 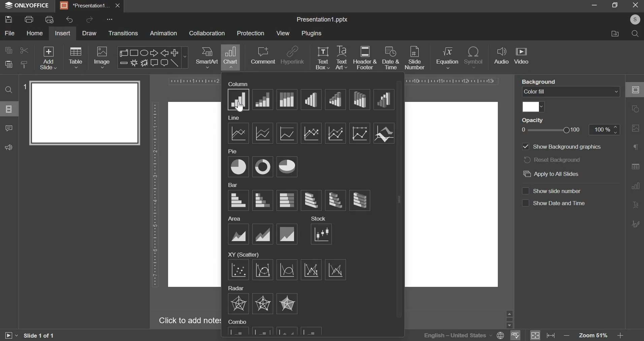 I want to click on transitions, so click(x=123, y=33).